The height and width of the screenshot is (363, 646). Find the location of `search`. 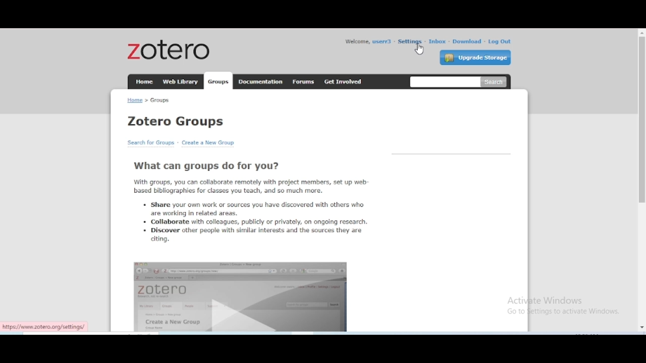

search is located at coordinates (496, 83).